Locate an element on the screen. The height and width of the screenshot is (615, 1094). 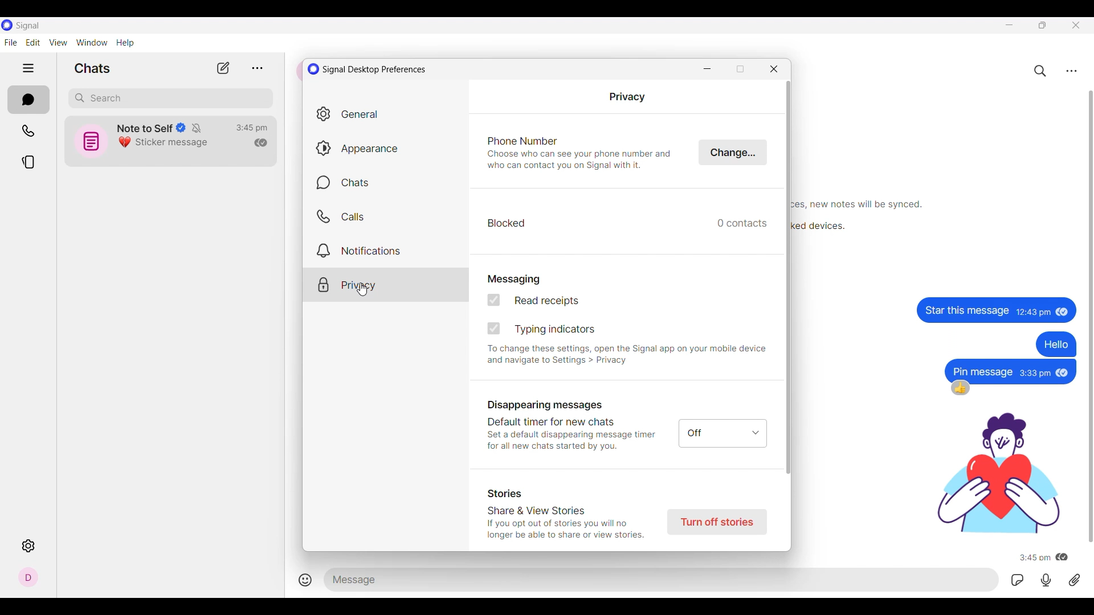
cursor is located at coordinates (364, 292).